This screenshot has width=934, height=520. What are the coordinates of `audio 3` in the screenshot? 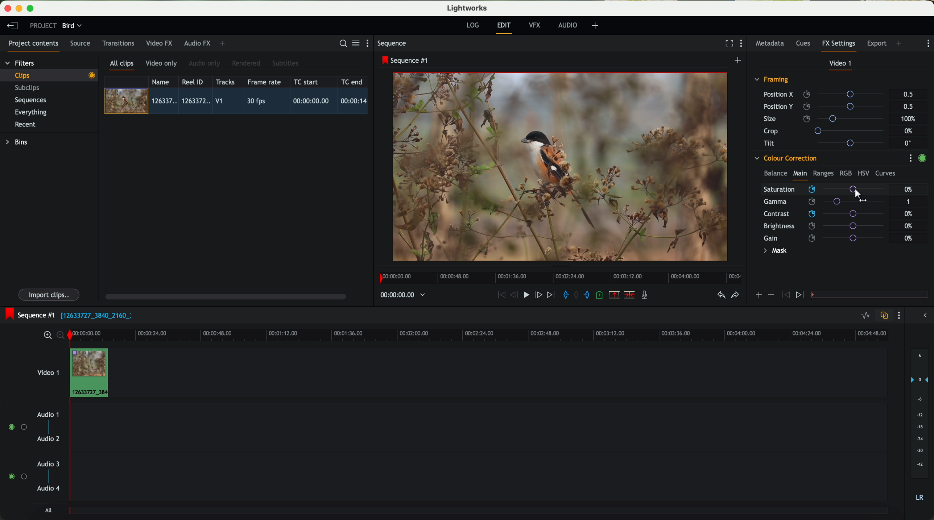 It's located at (45, 463).